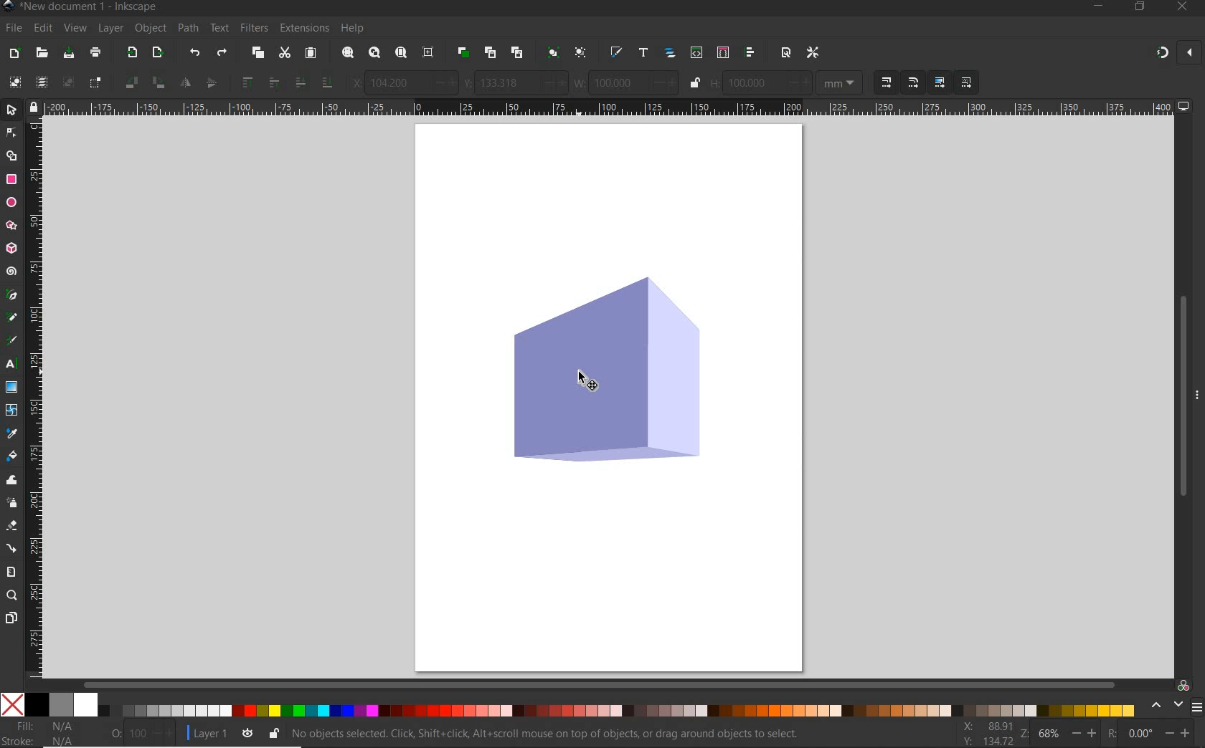 This screenshot has width=1205, height=748. Describe the element at coordinates (222, 54) in the screenshot. I see `REDO` at that location.